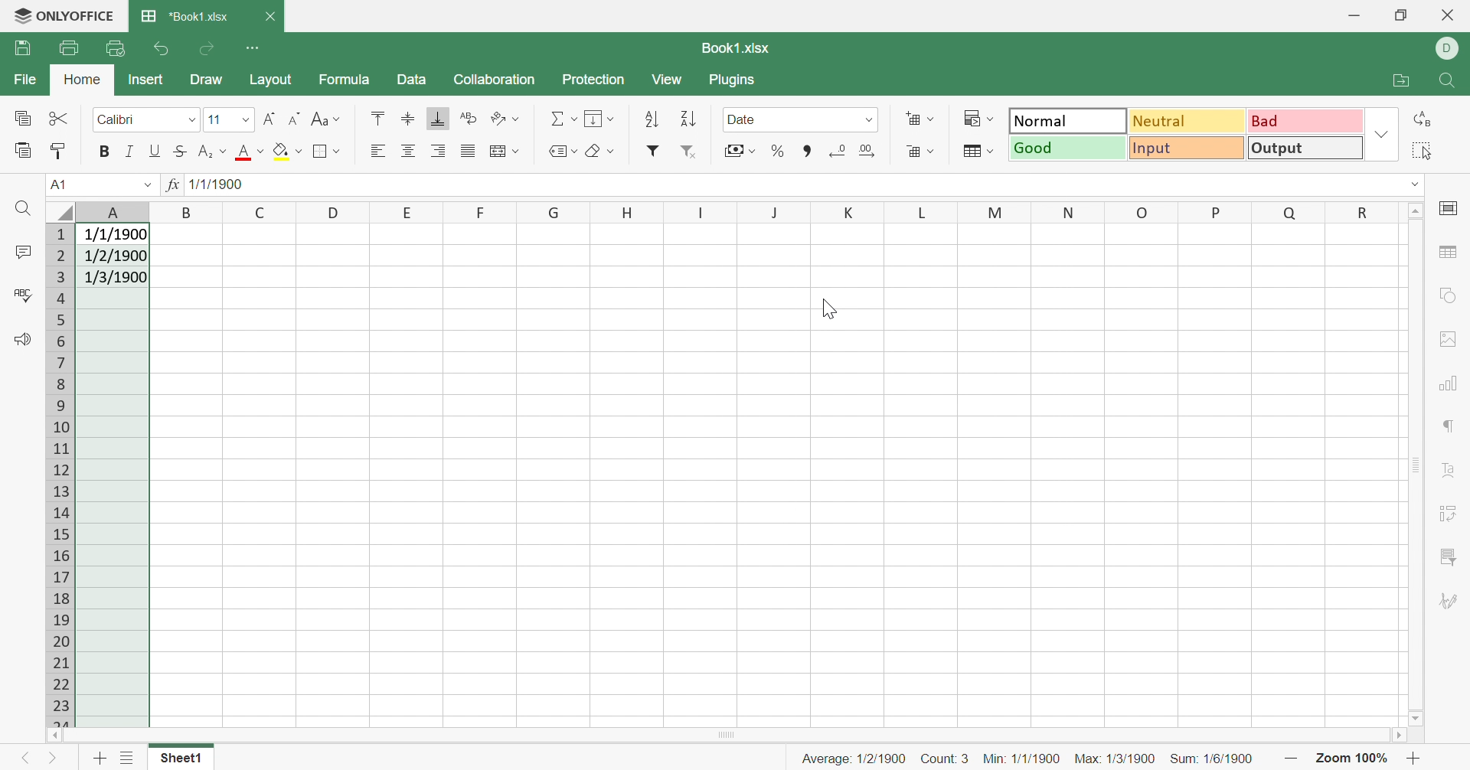 The height and width of the screenshot is (770, 1470). I want to click on Date, so click(744, 120).